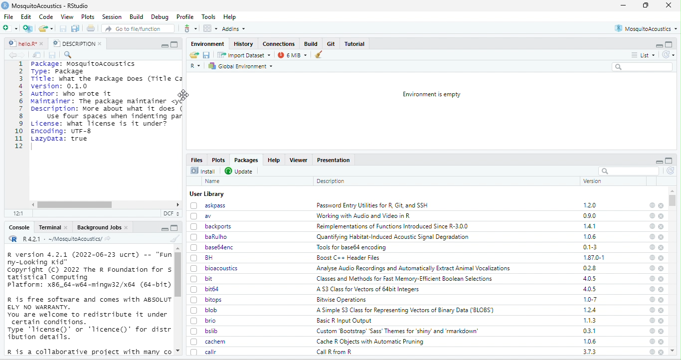  What do you see at coordinates (218, 160) in the screenshot?
I see `Plots` at bounding box center [218, 160].